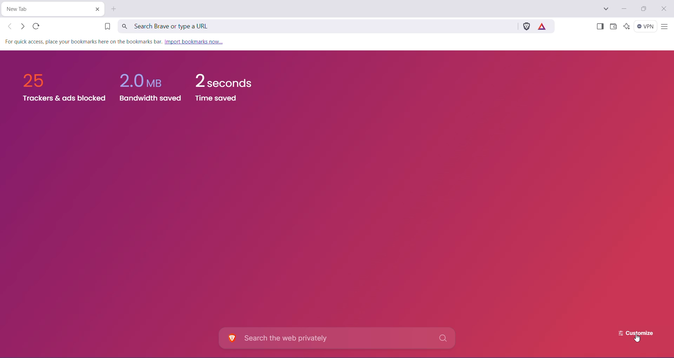  What do you see at coordinates (638, 339) in the screenshot?
I see `cursor` at bounding box center [638, 339].